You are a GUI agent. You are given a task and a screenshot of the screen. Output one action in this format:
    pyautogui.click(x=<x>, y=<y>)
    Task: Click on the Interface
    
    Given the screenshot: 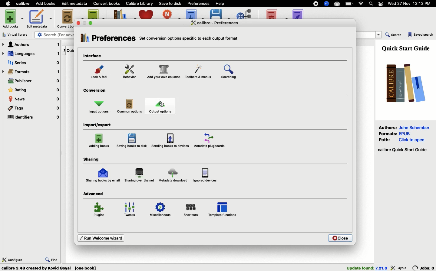 What is the action you would take?
    pyautogui.click(x=94, y=56)
    